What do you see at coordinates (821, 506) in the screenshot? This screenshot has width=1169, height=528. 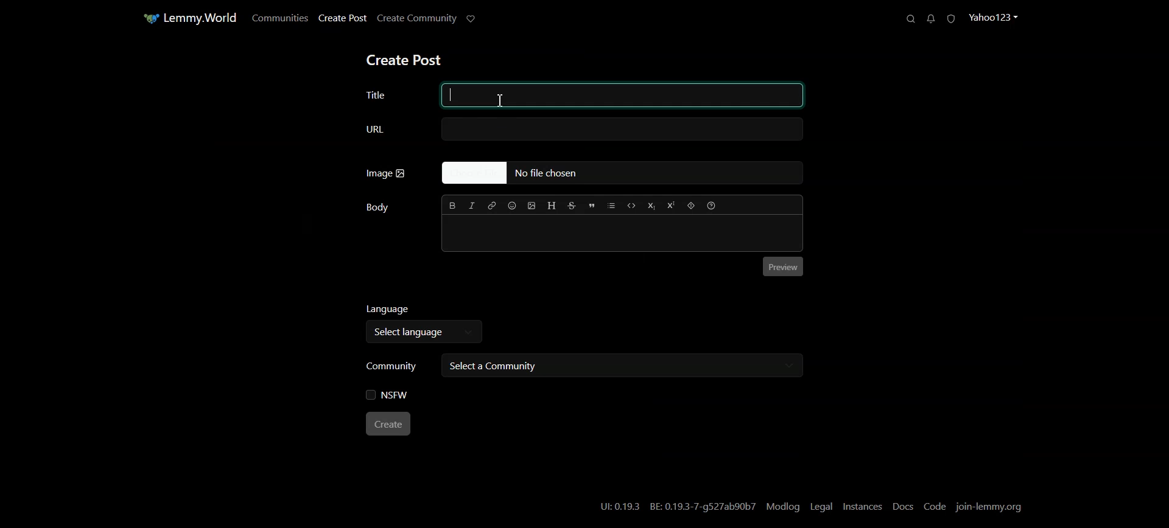 I see `Legal` at bounding box center [821, 506].